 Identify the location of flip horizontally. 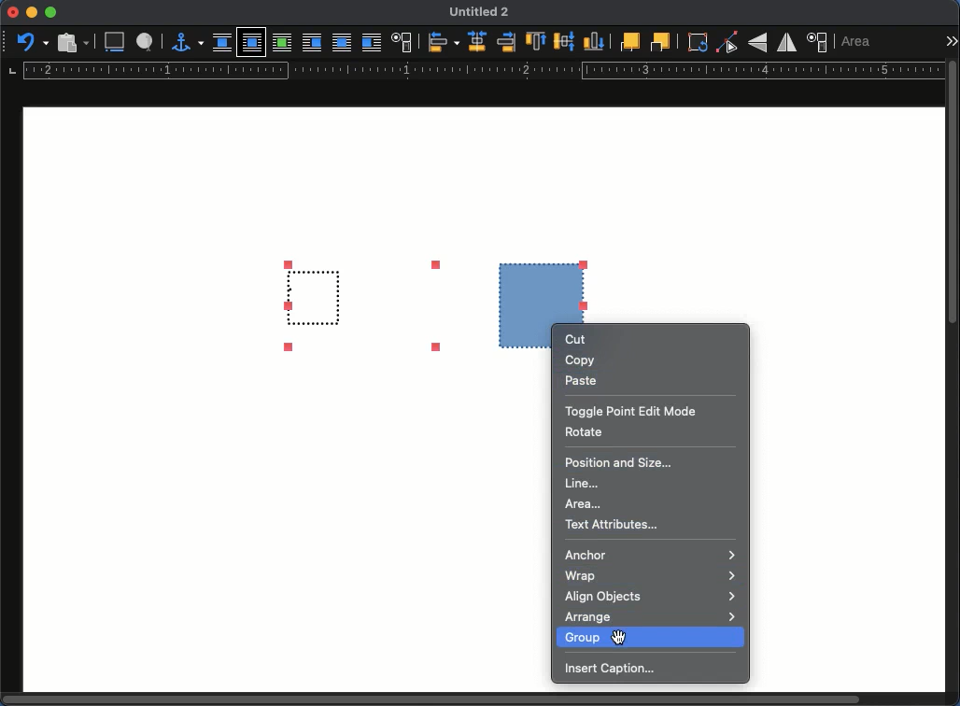
(786, 44).